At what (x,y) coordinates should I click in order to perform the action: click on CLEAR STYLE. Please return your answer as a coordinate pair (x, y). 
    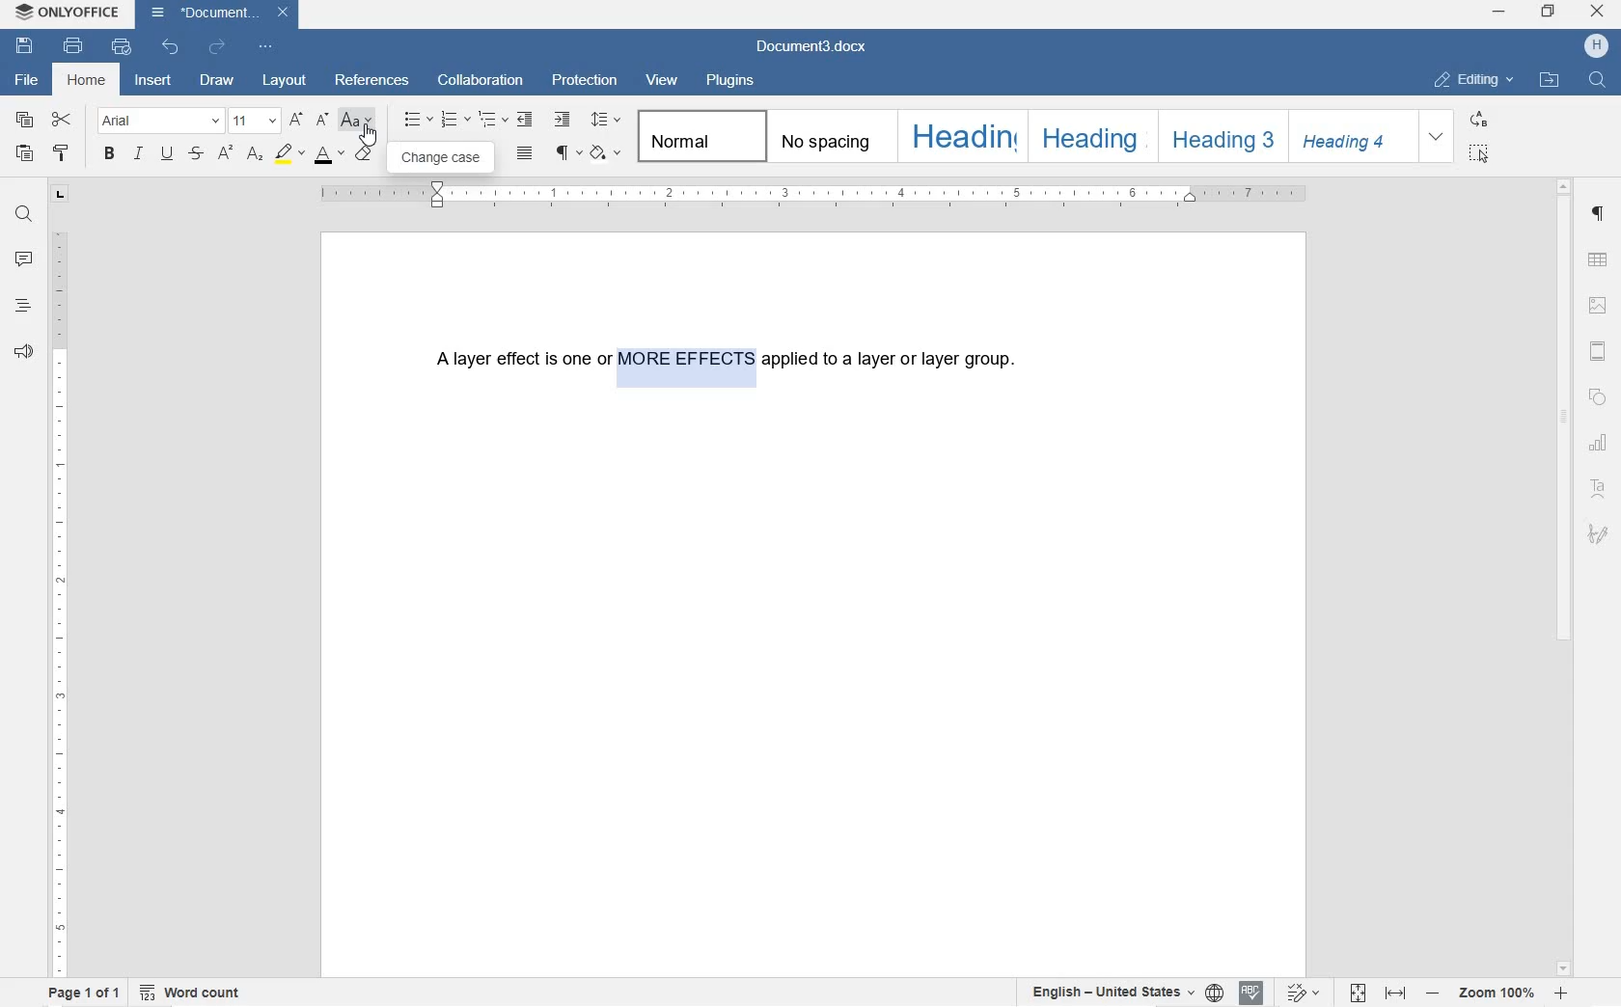
    Looking at the image, I should click on (366, 154).